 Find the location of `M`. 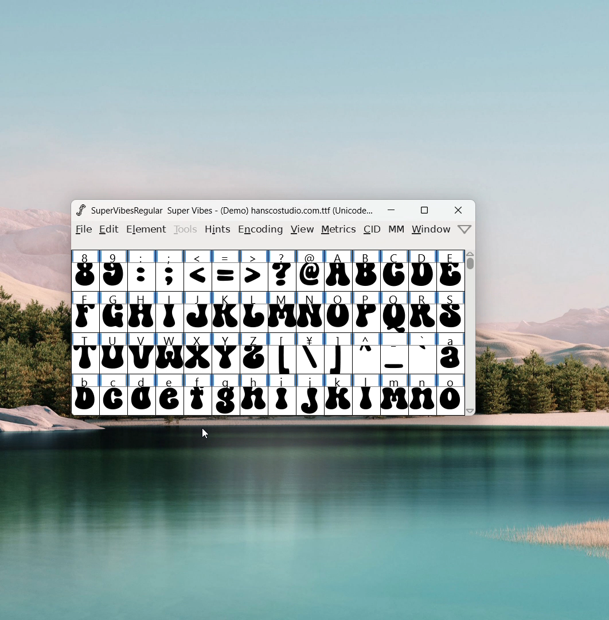

M is located at coordinates (283, 312).